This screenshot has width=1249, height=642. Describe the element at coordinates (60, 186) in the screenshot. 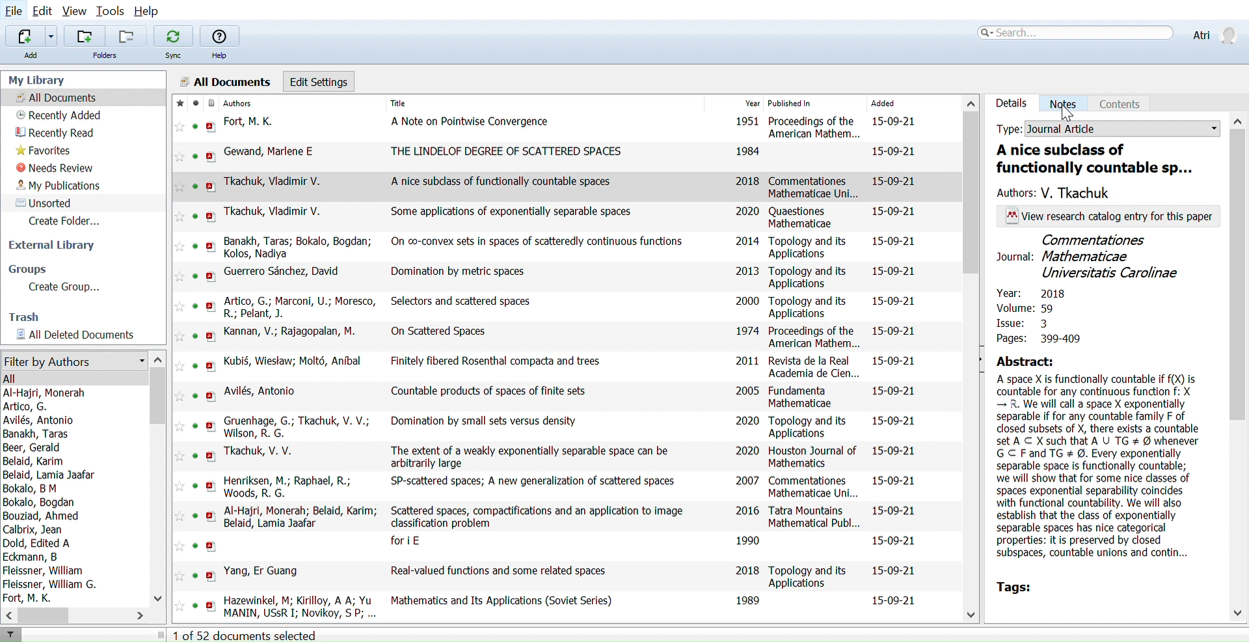

I see `My publications` at that location.